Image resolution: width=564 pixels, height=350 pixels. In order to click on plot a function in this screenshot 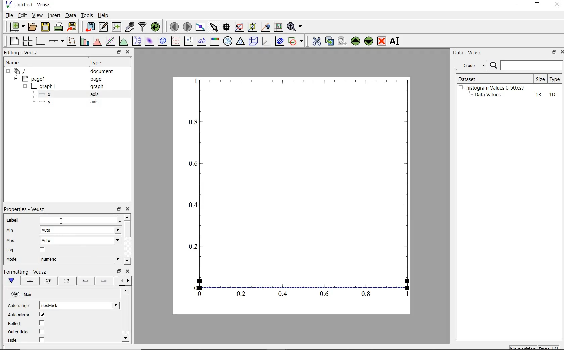, I will do `click(123, 41)`.